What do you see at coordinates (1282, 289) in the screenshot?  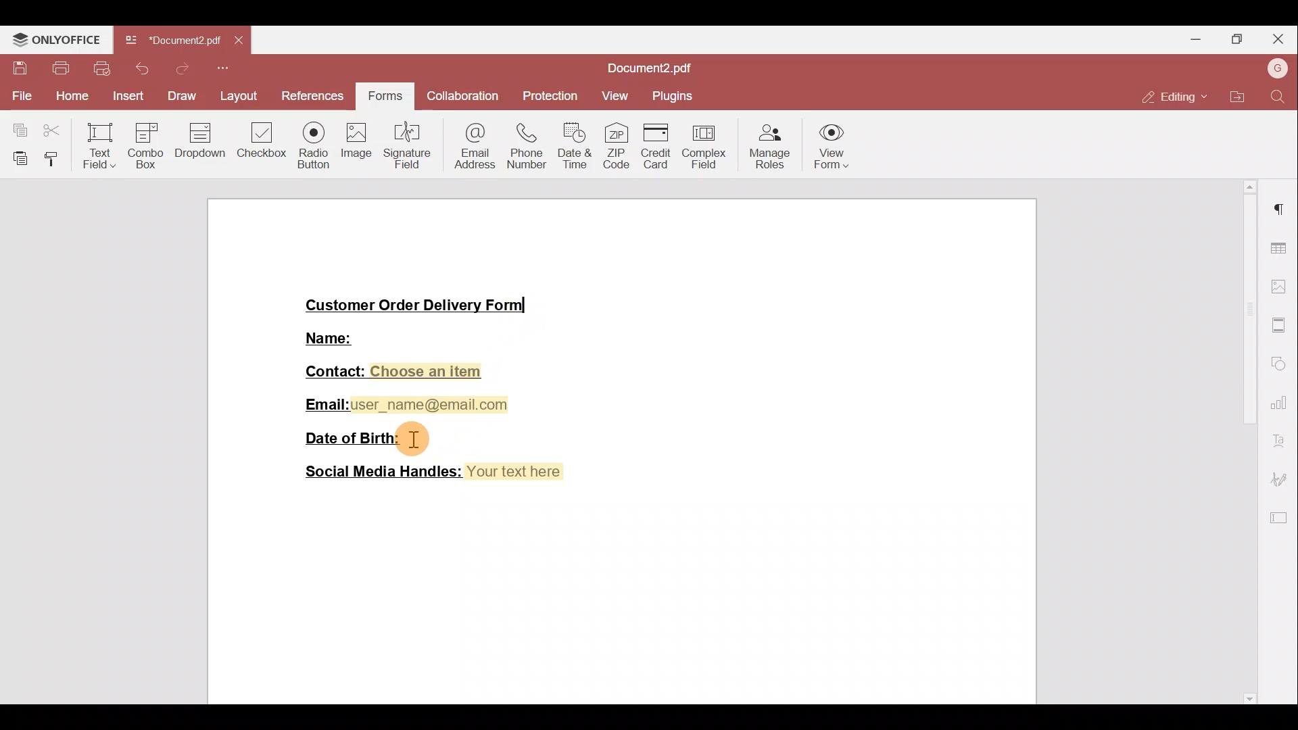 I see `Image settings` at bounding box center [1282, 289].